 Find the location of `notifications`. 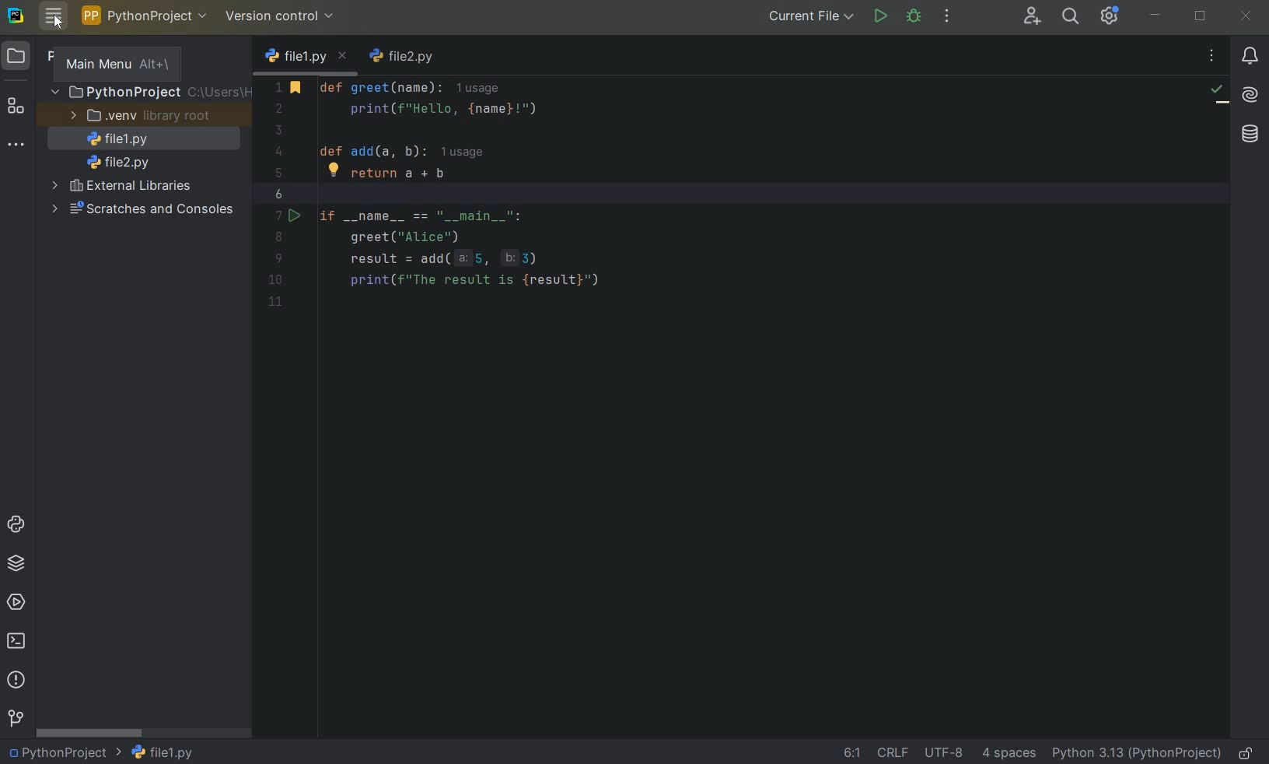

notifications is located at coordinates (1251, 56).